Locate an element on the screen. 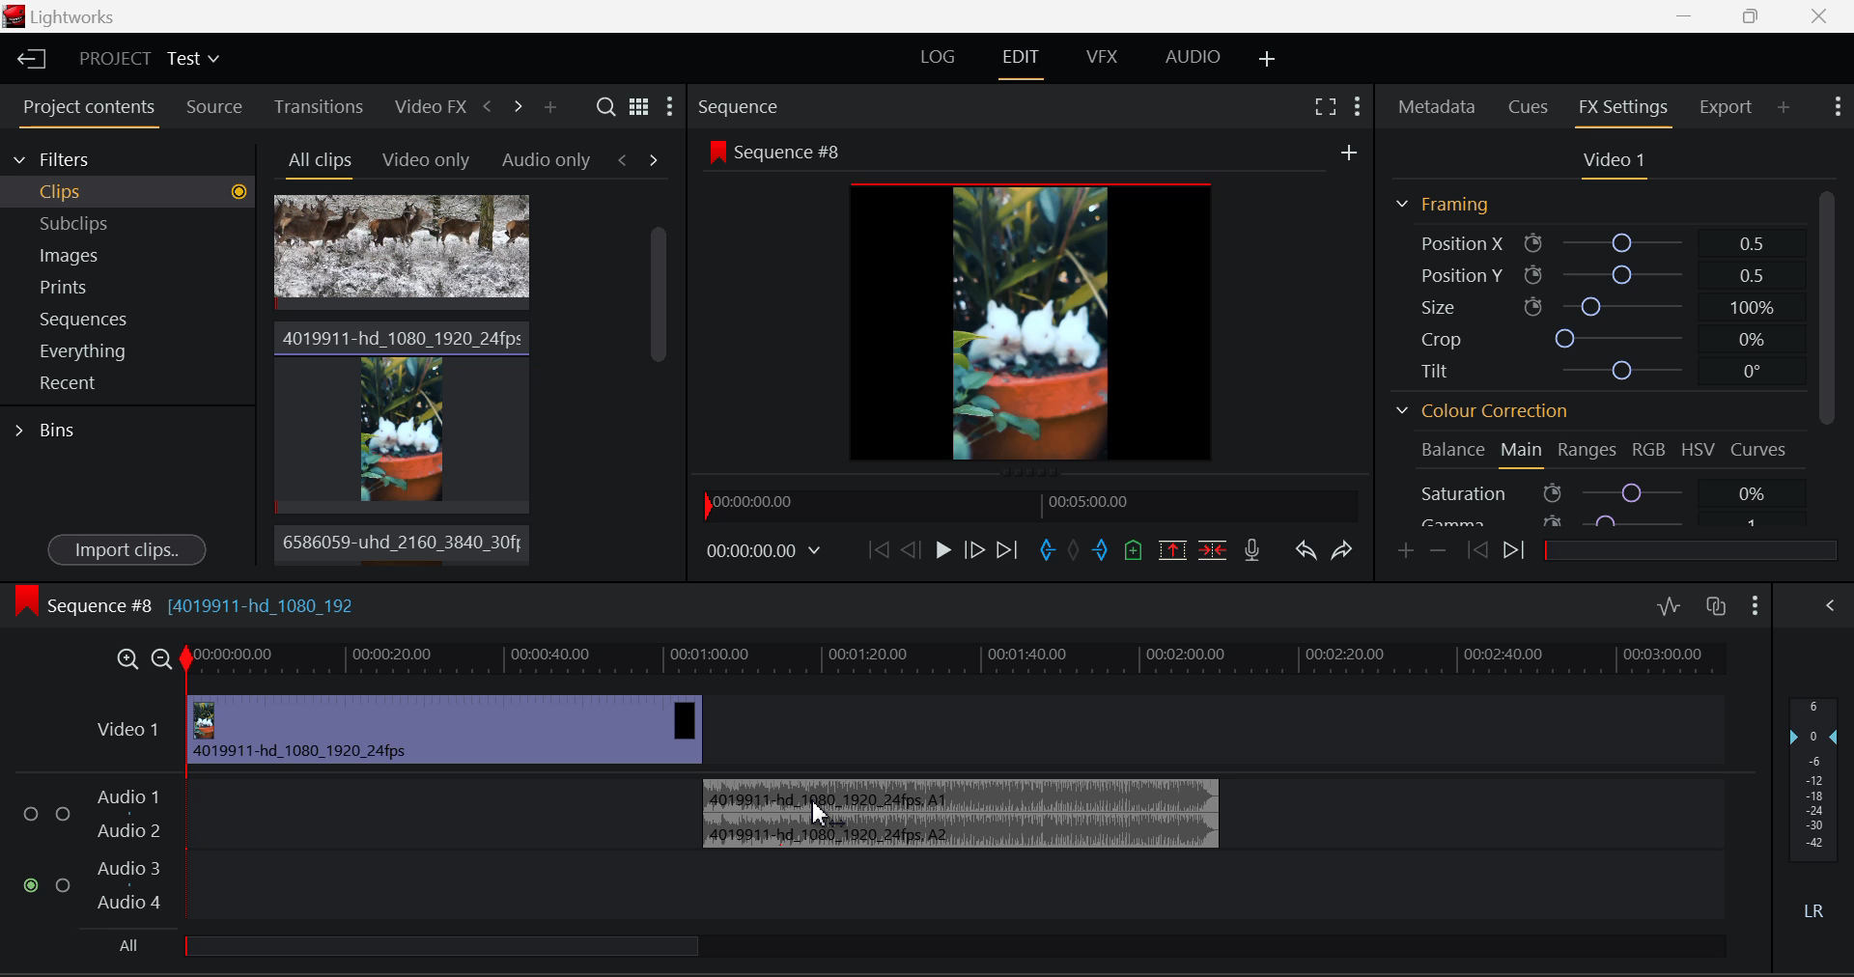 The width and height of the screenshot is (1854, 977). Transitions is located at coordinates (318, 105).